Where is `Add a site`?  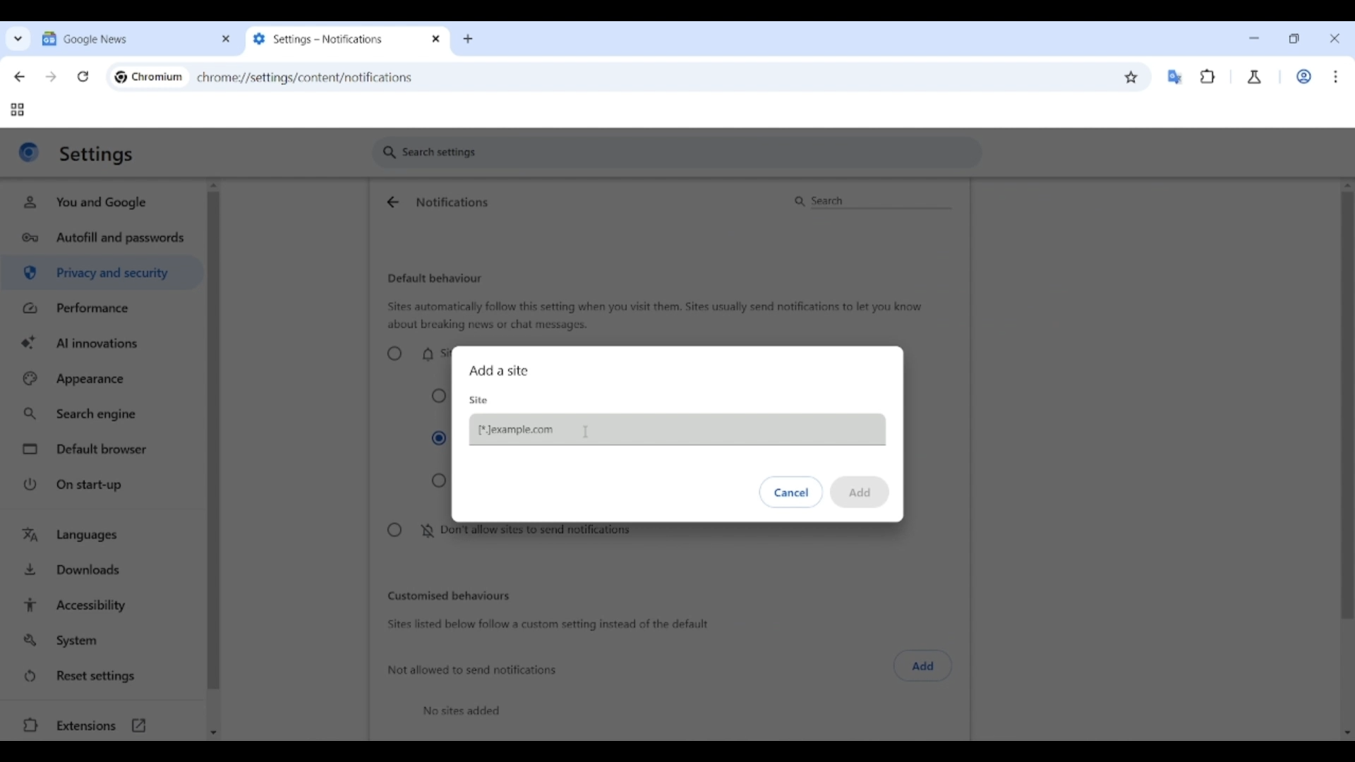 Add a site is located at coordinates (498, 370).